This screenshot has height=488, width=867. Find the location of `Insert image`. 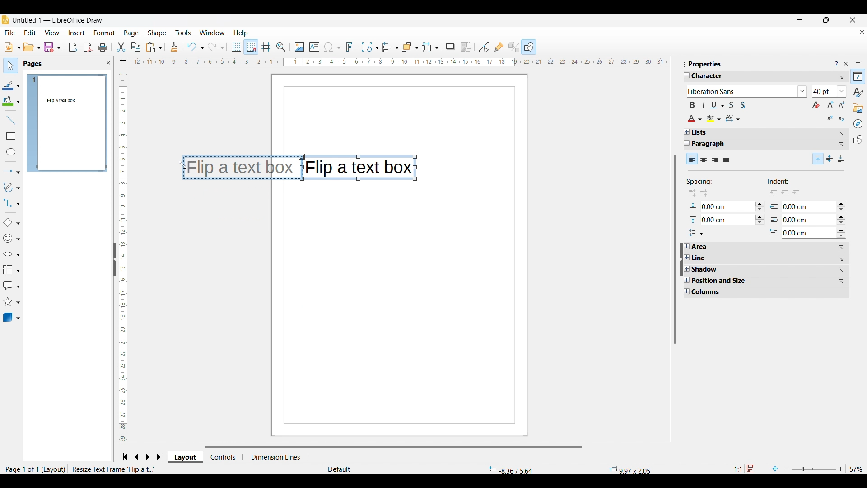

Insert image is located at coordinates (300, 47).